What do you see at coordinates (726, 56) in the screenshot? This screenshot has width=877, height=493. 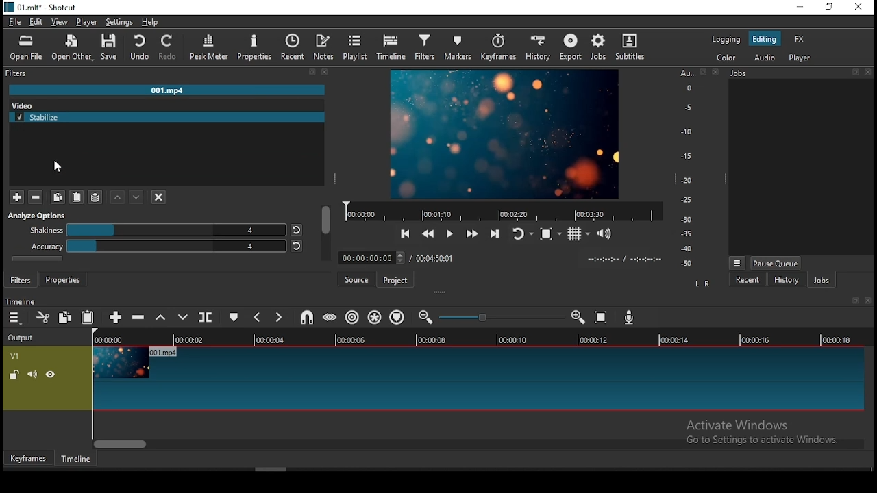 I see `color` at bounding box center [726, 56].